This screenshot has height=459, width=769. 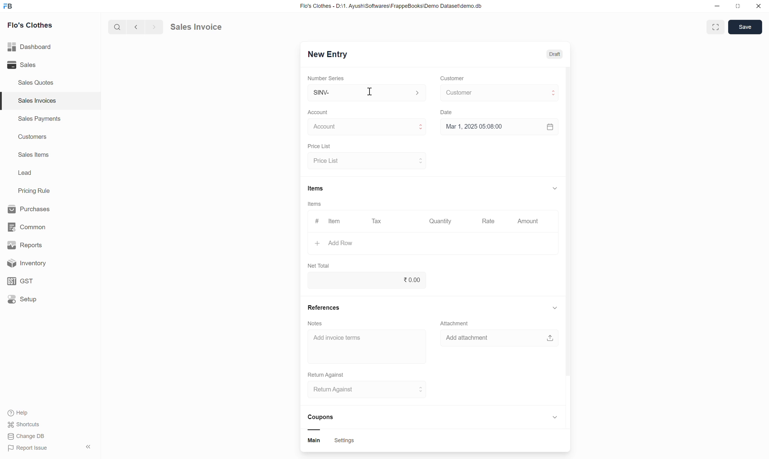 What do you see at coordinates (327, 374) in the screenshot?
I see `Return Against` at bounding box center [327, 374].